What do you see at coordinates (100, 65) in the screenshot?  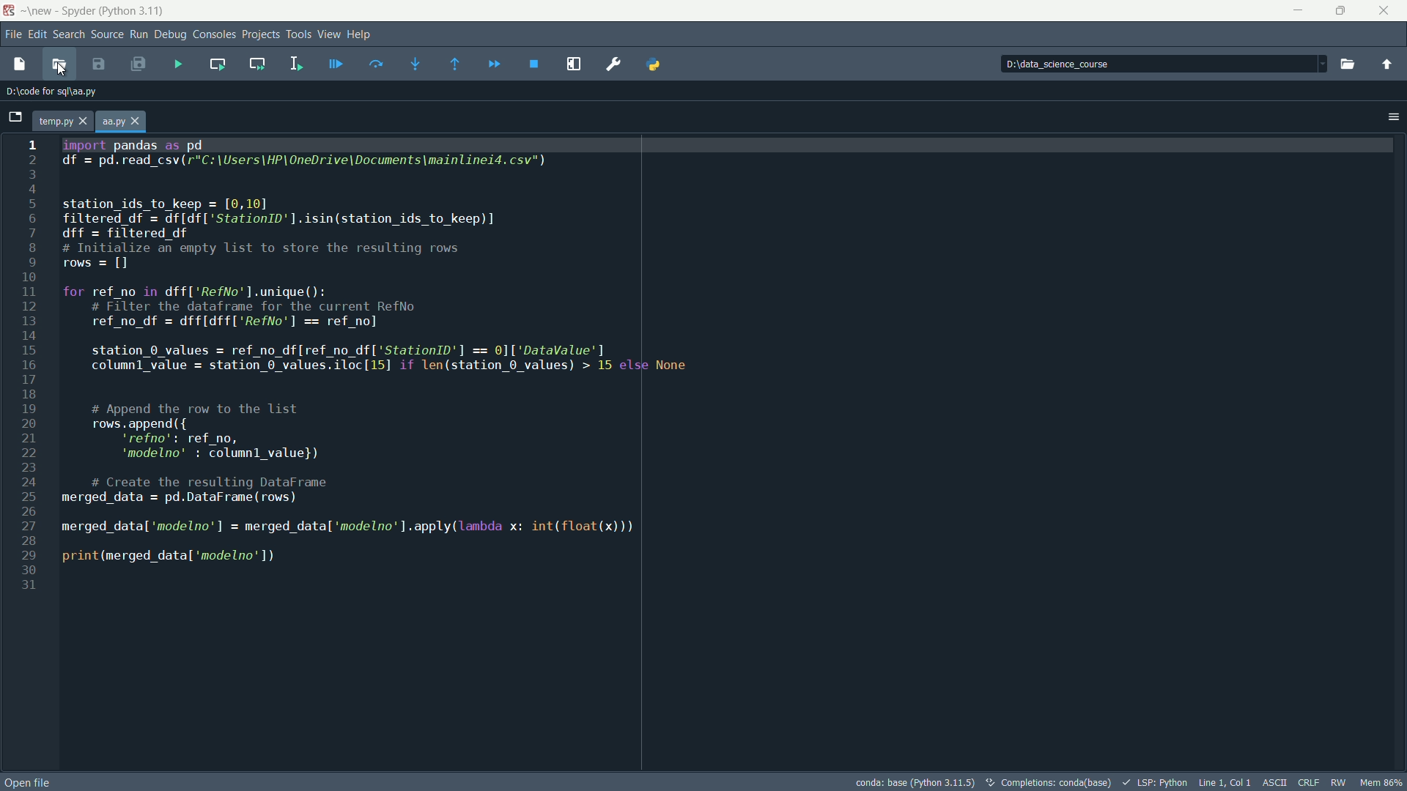 I see `save file` at bounding box center [100, 65].